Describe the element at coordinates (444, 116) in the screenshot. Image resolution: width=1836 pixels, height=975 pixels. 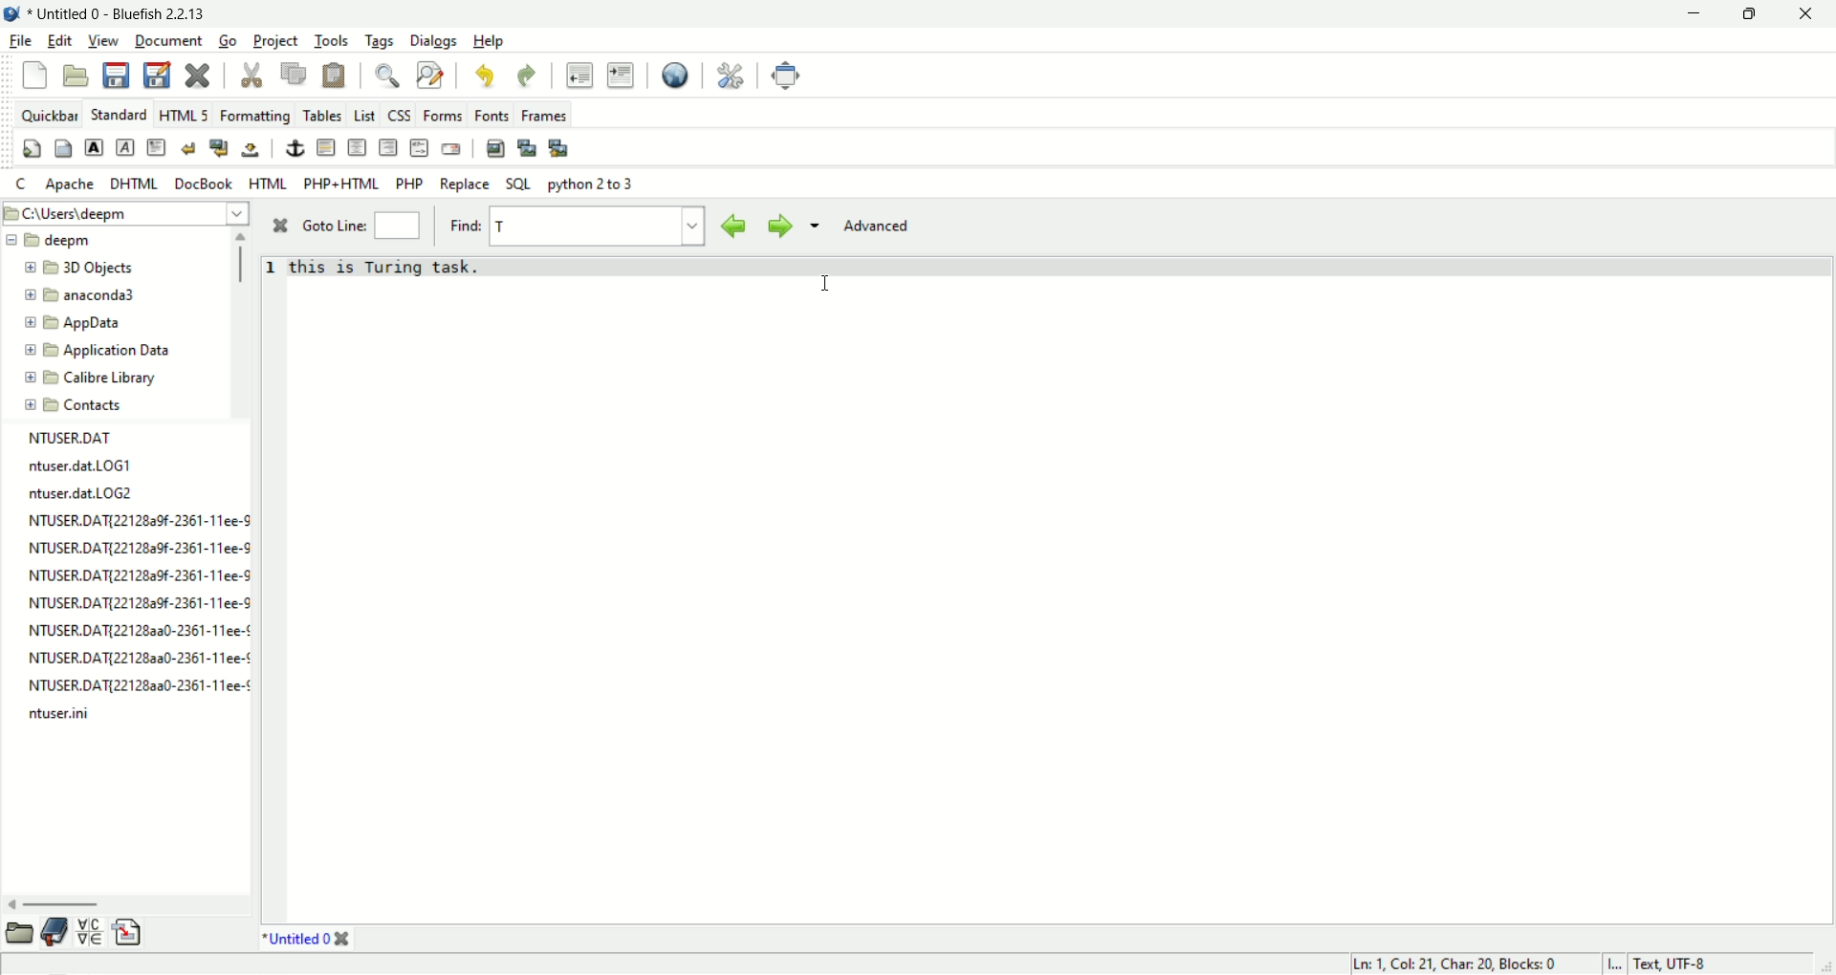
I see `Forms` at that location.